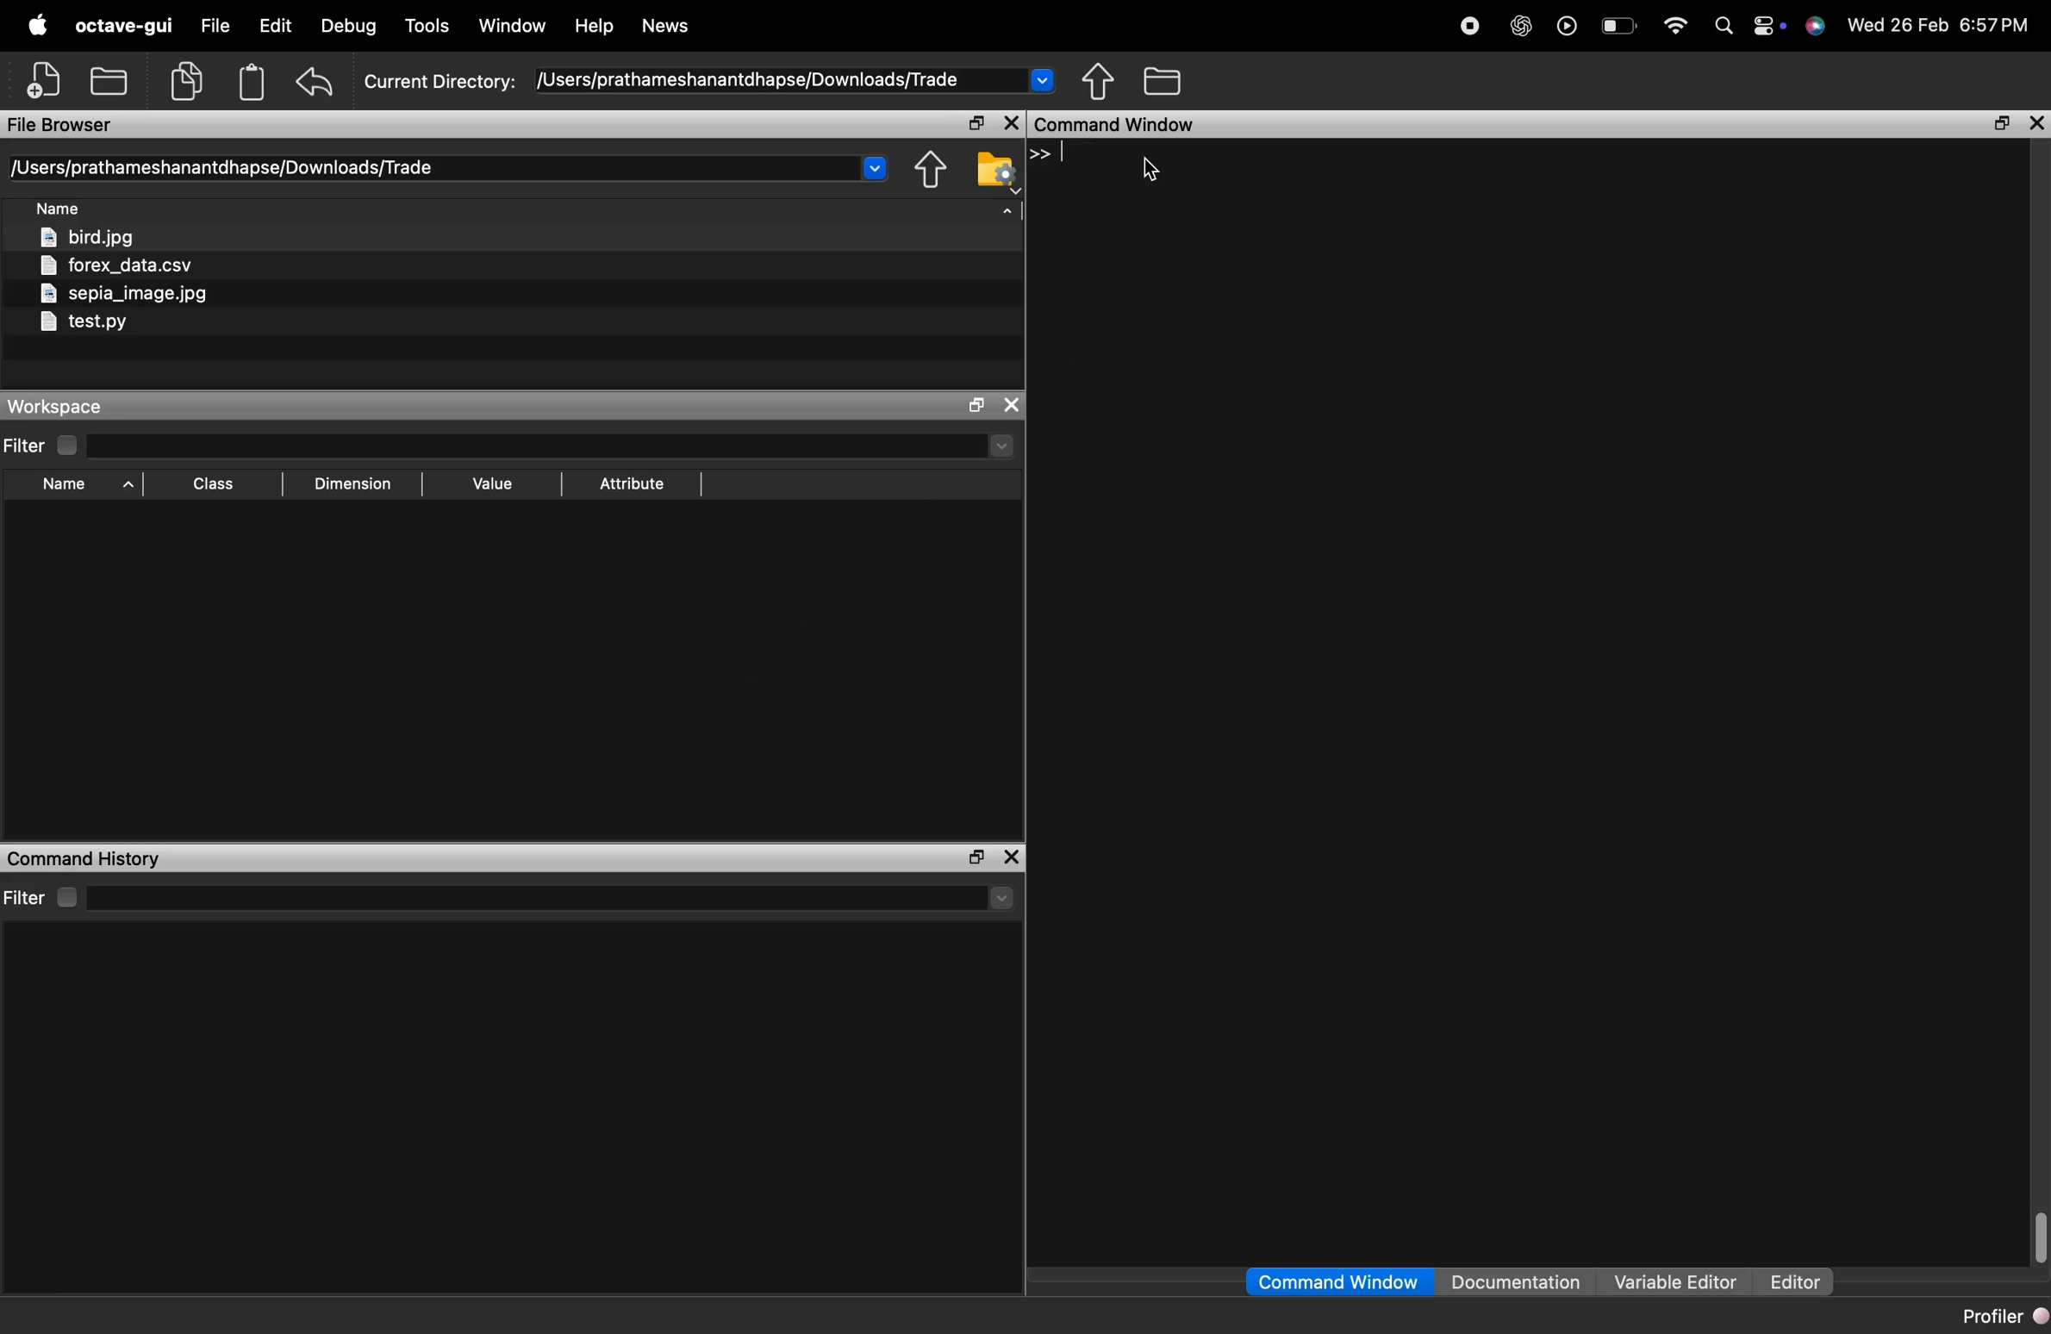 This screenshot has height=1334, width=2051. Describe the element at coordinates (934, 173) in the screenshot. I see `one directory up` at that location.